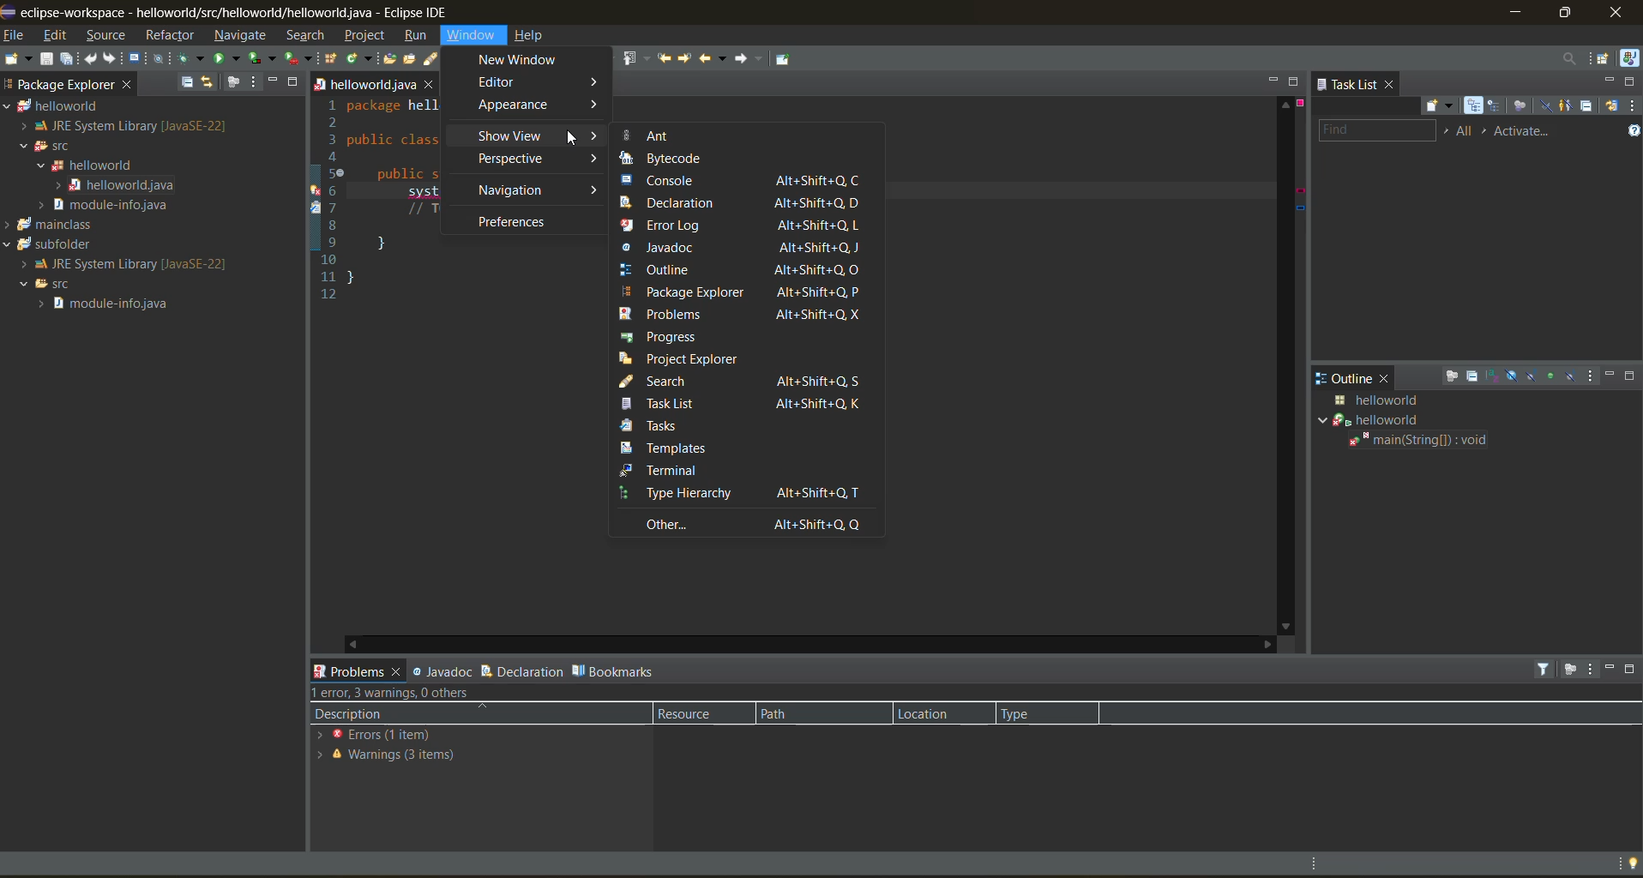  I want to click on task list, so click(750, 403).